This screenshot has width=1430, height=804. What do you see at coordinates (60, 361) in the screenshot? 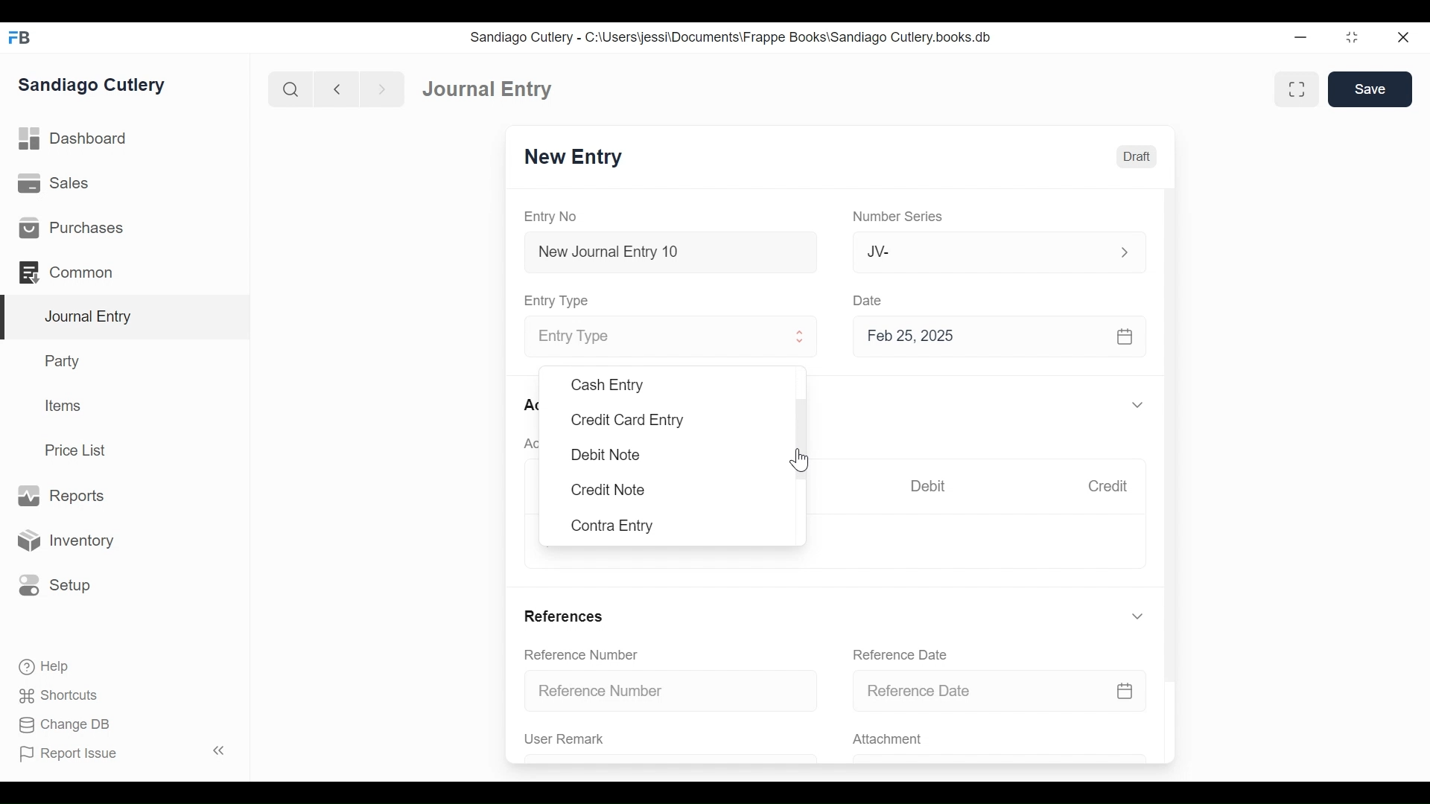
I see `Party` at bounding box center [60, 361].